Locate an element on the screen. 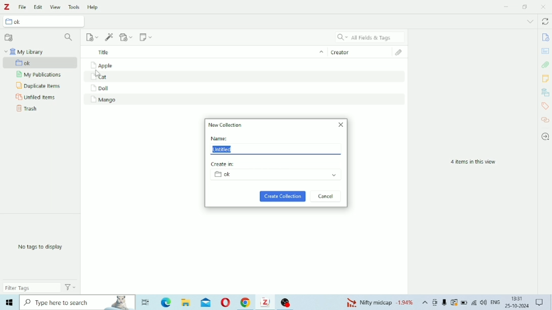  Duplicate Items is located at coordinates (38, 86).